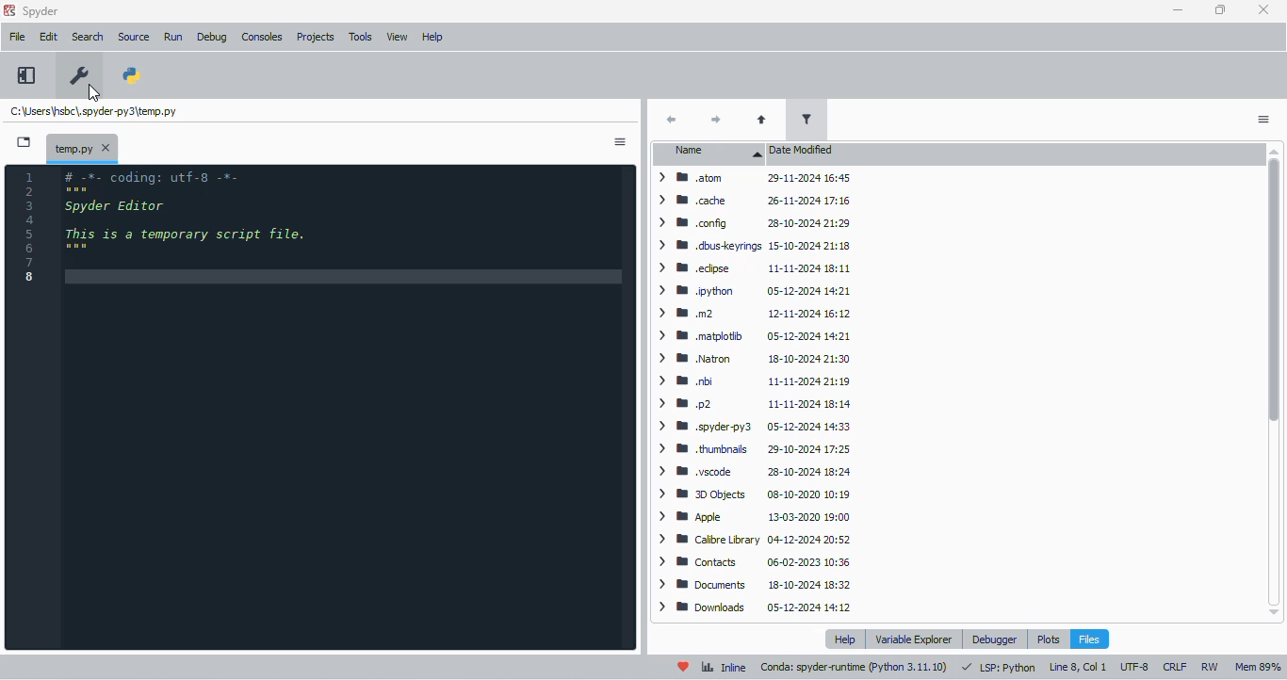 The height and width of the screenshot is (680, 1287). I want to click on close, so click(108, 147).